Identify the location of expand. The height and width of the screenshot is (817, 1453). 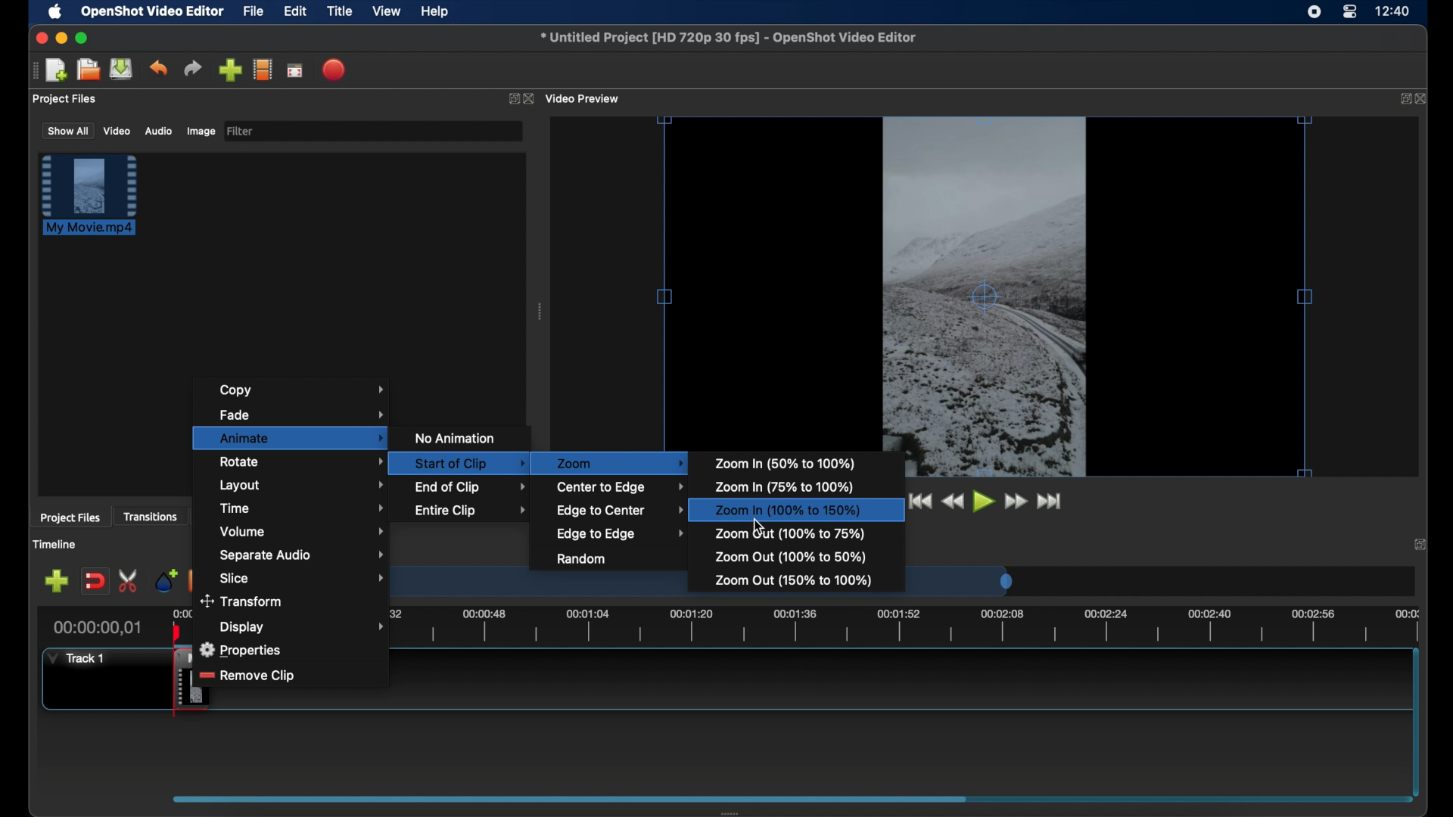
(510, 101).